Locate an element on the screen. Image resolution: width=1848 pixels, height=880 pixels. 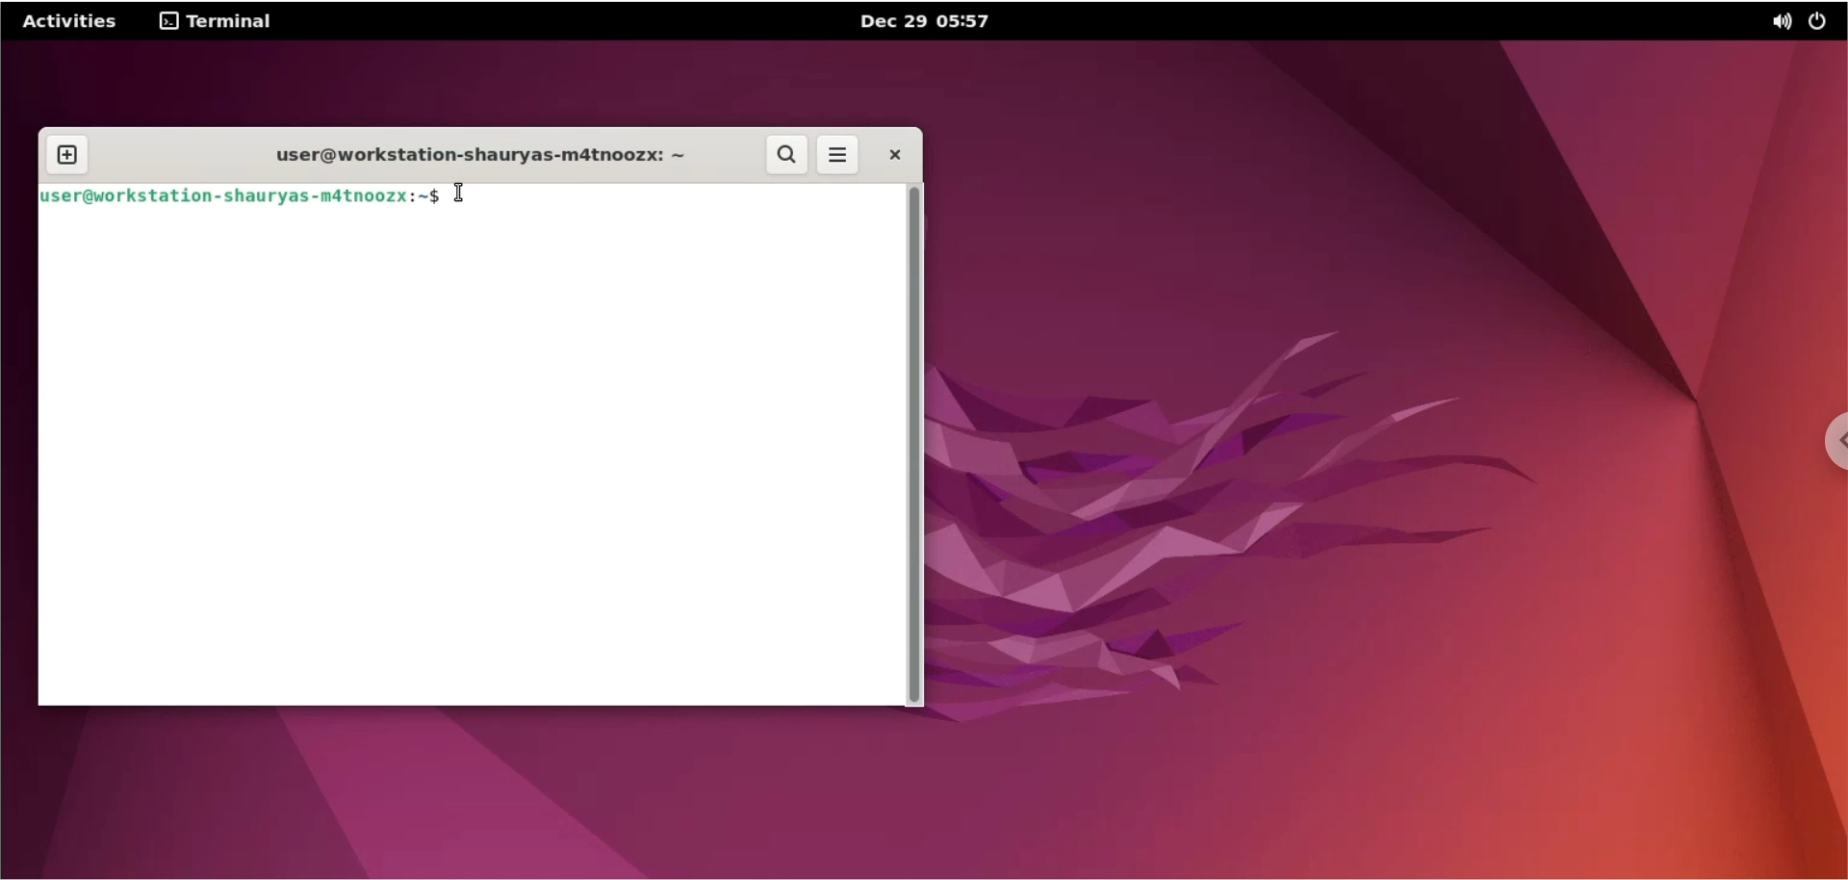
search  is located at coordinates (787, 155).